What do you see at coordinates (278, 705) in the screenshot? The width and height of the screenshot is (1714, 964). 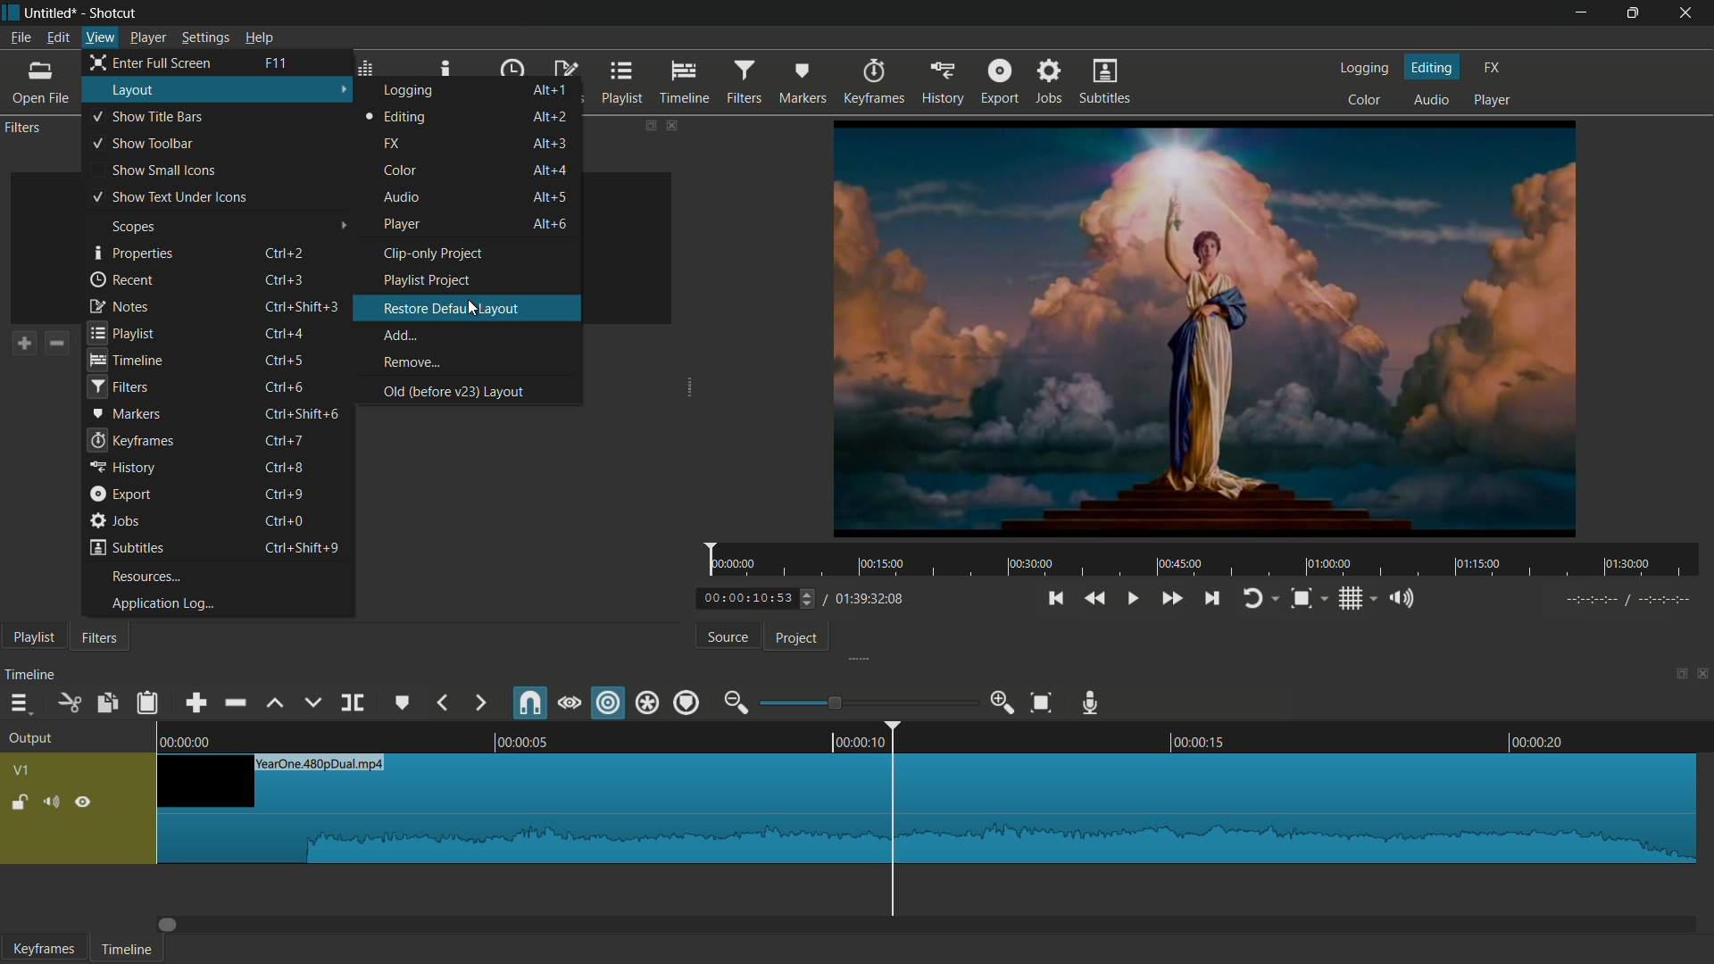 I see `lift` at bounding box center [278, 705].